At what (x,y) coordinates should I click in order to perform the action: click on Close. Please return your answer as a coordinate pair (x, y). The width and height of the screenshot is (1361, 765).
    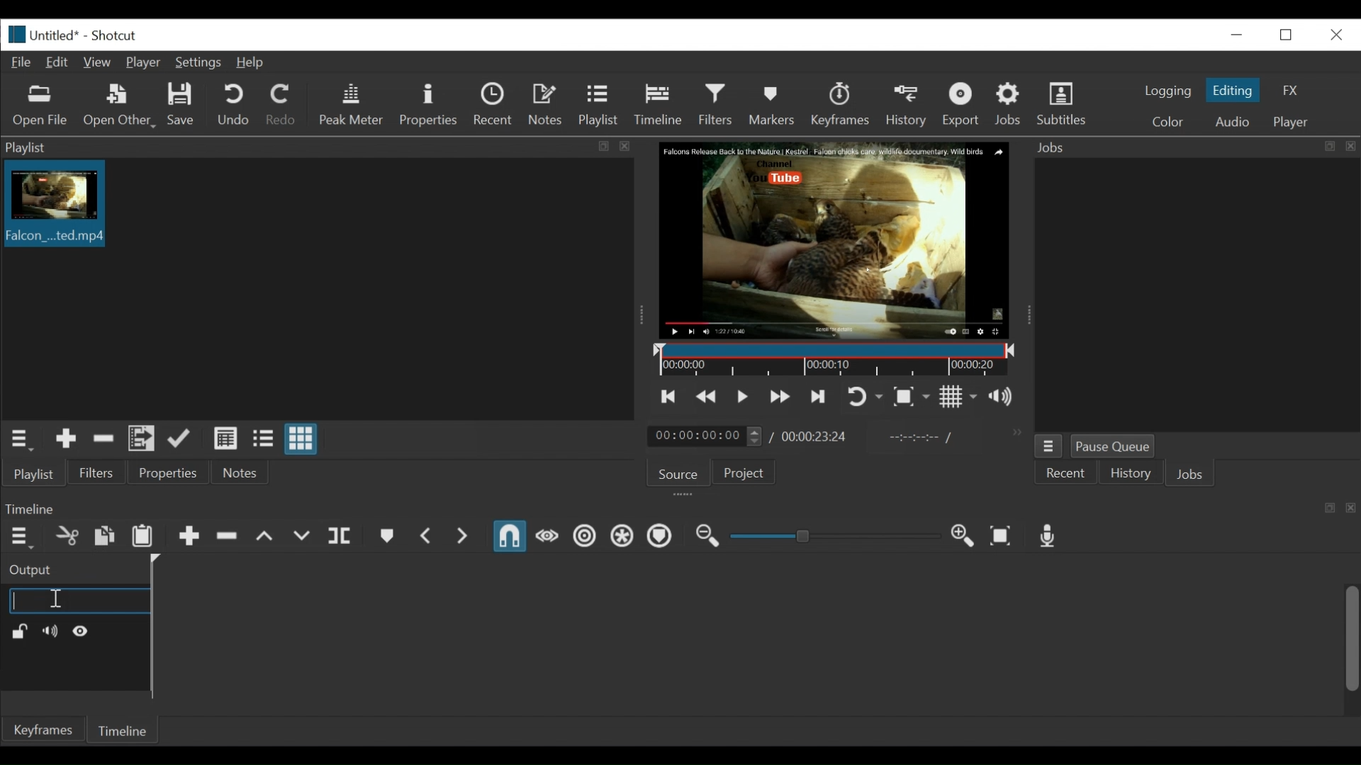
    Looking at the image, I should click on (1335, 35).